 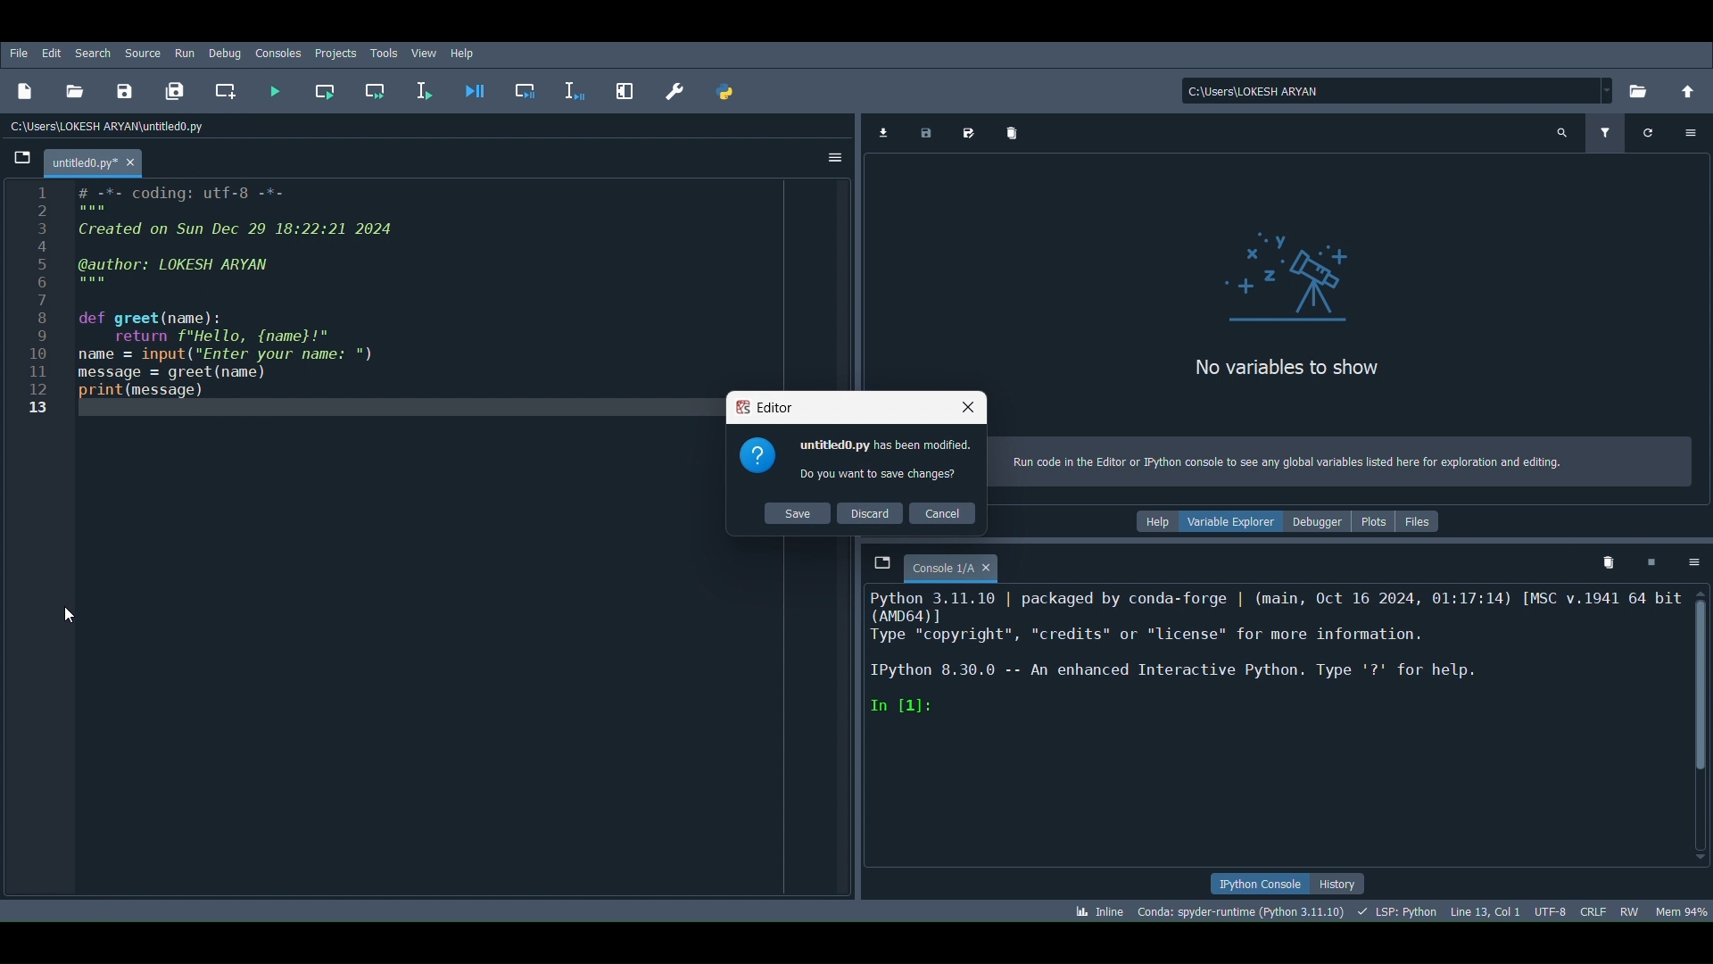 What do you see at coordinates (323, 93) in the screenshot?
I see `Run current cell (Ctrl + Return)` at bounding box center [323, 93].